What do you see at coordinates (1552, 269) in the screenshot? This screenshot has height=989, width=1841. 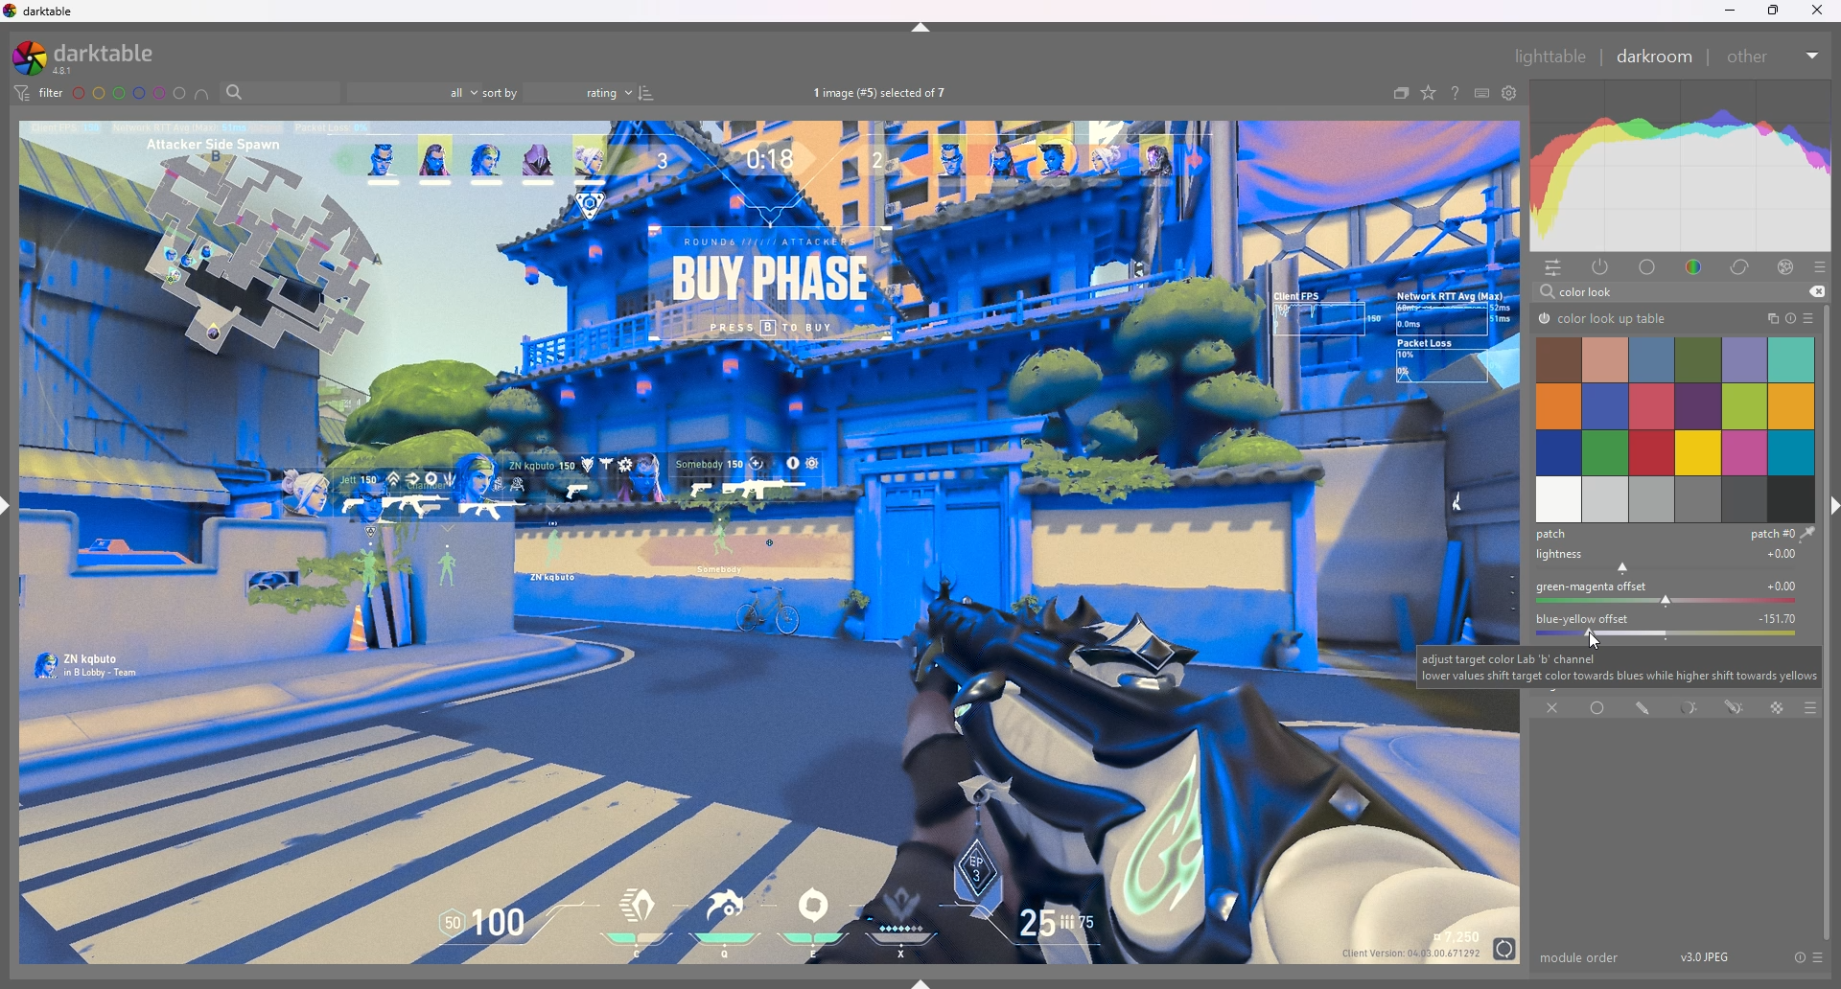 I see `quick access panel` at bounding box center [1552, 269].